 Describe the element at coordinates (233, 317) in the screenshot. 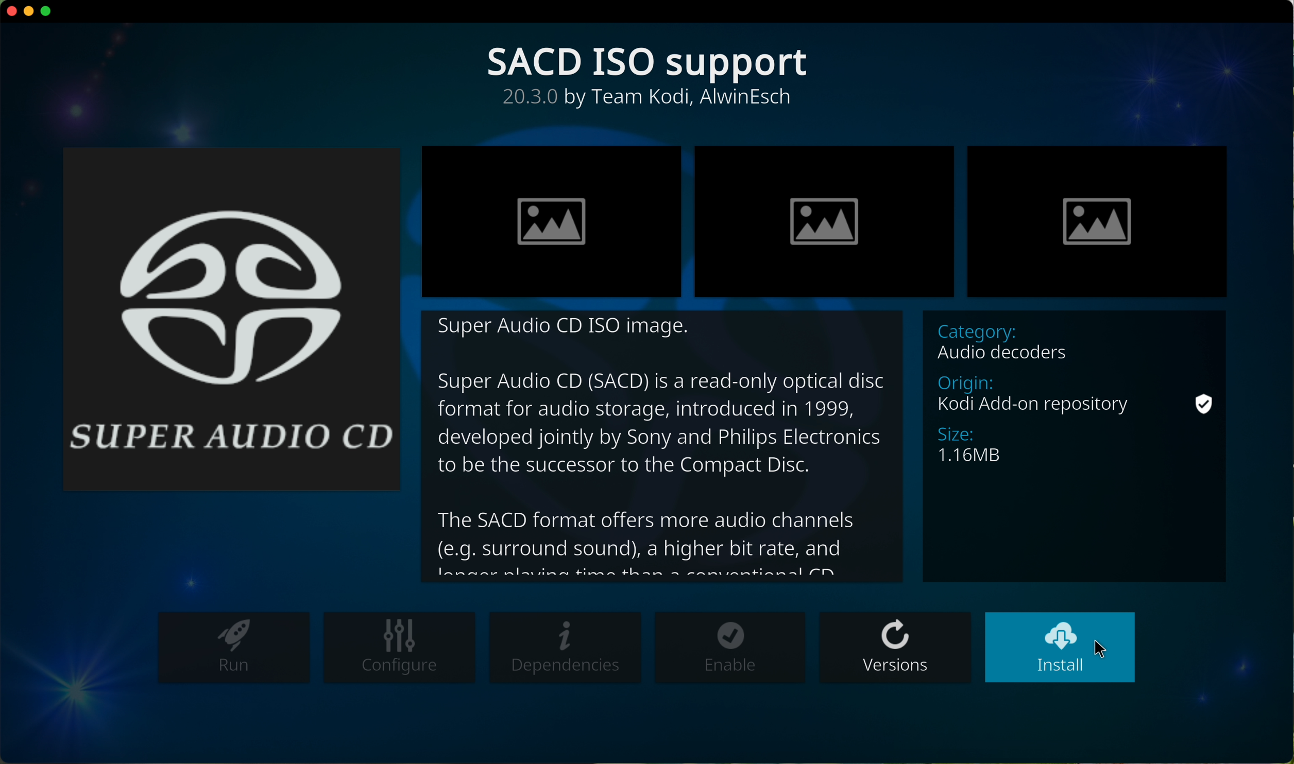

I see `super audio CD logo` at that location.